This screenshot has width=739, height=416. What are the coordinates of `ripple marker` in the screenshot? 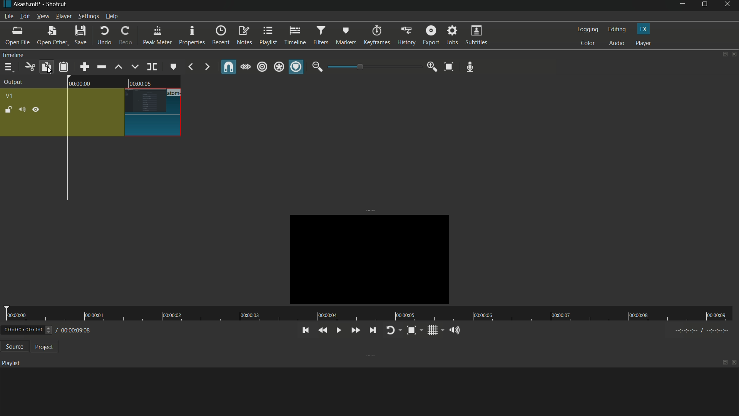 It's located at (296, 67).